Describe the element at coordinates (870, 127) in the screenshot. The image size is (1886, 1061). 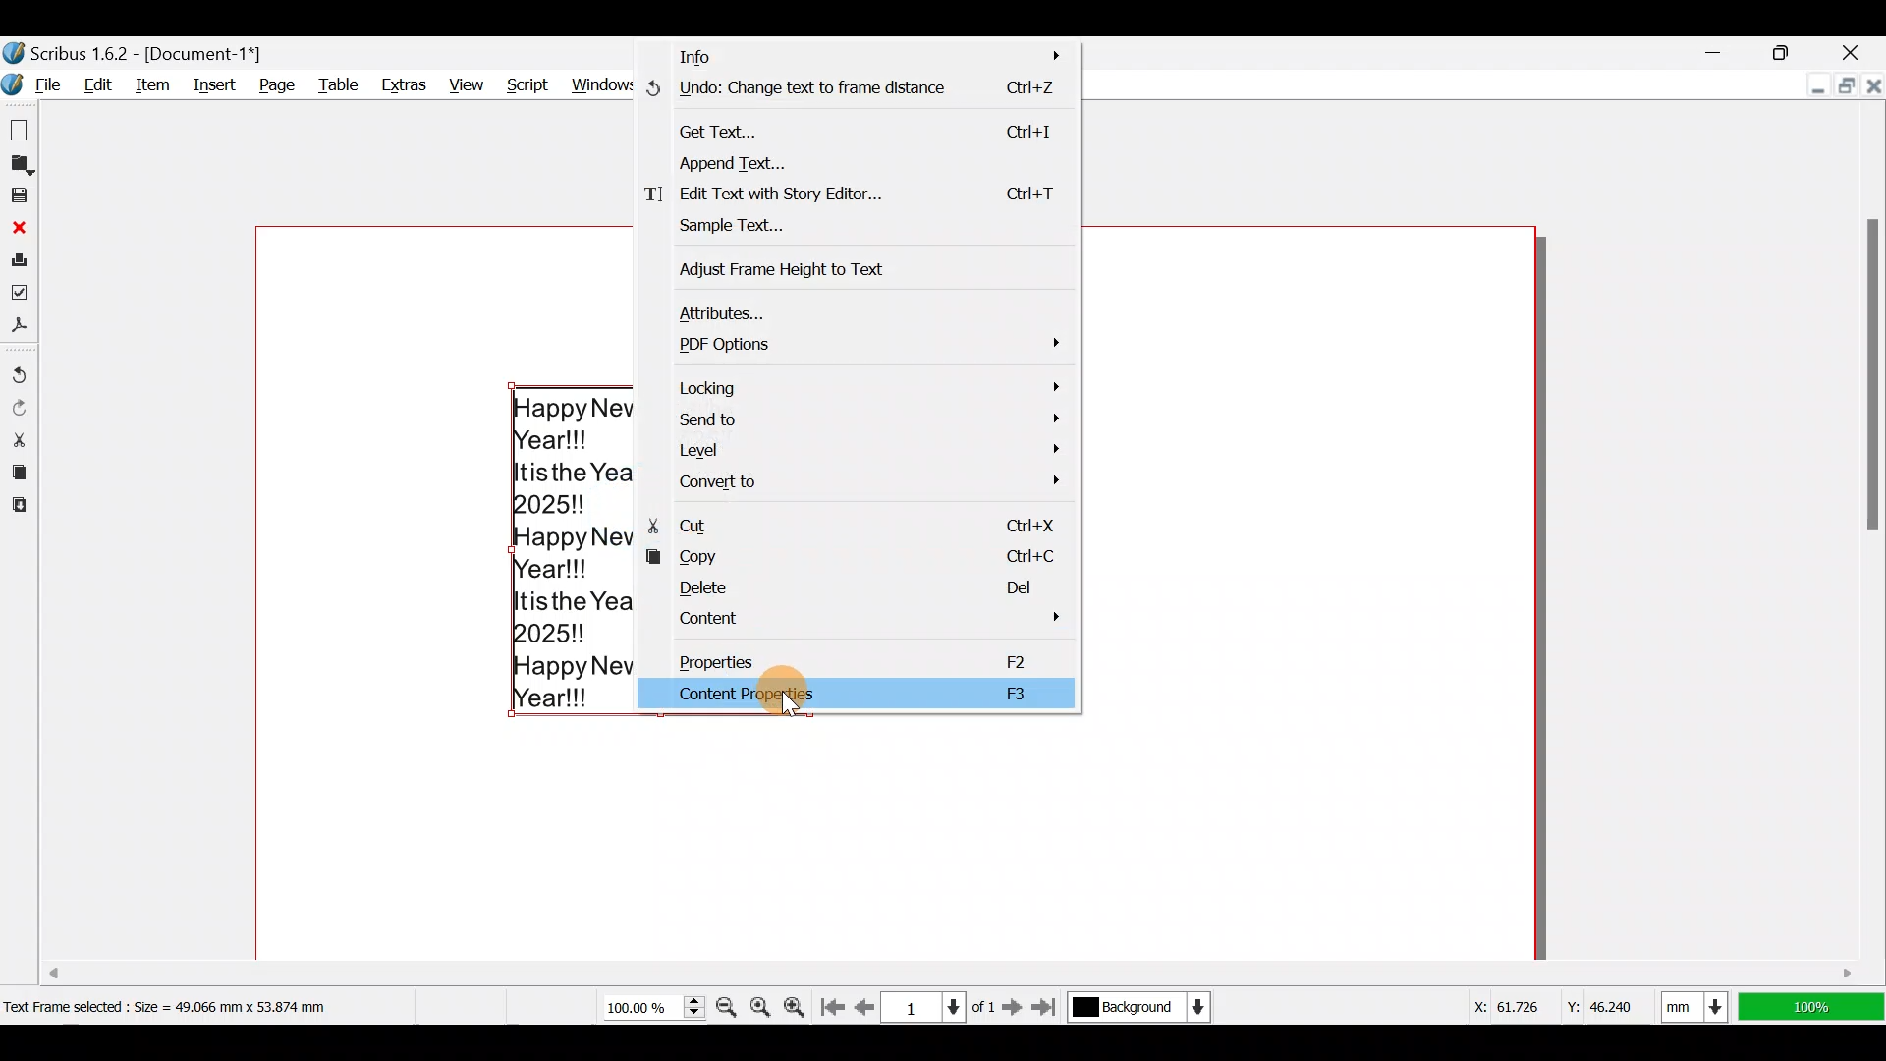
I see `Get text` at that location.